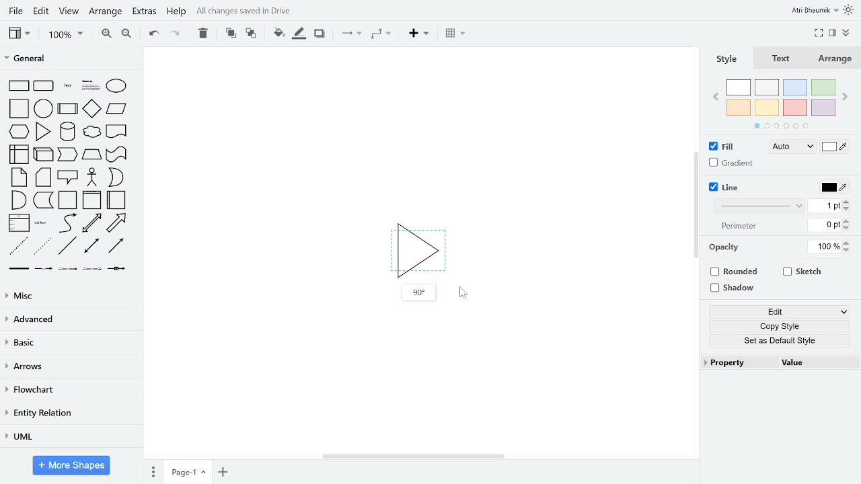 This screenshot has width=861, height=484. What do you see at coordinates (117, 85) in the screenshot?
I see `ellipse` at bounding box center [117, 85].